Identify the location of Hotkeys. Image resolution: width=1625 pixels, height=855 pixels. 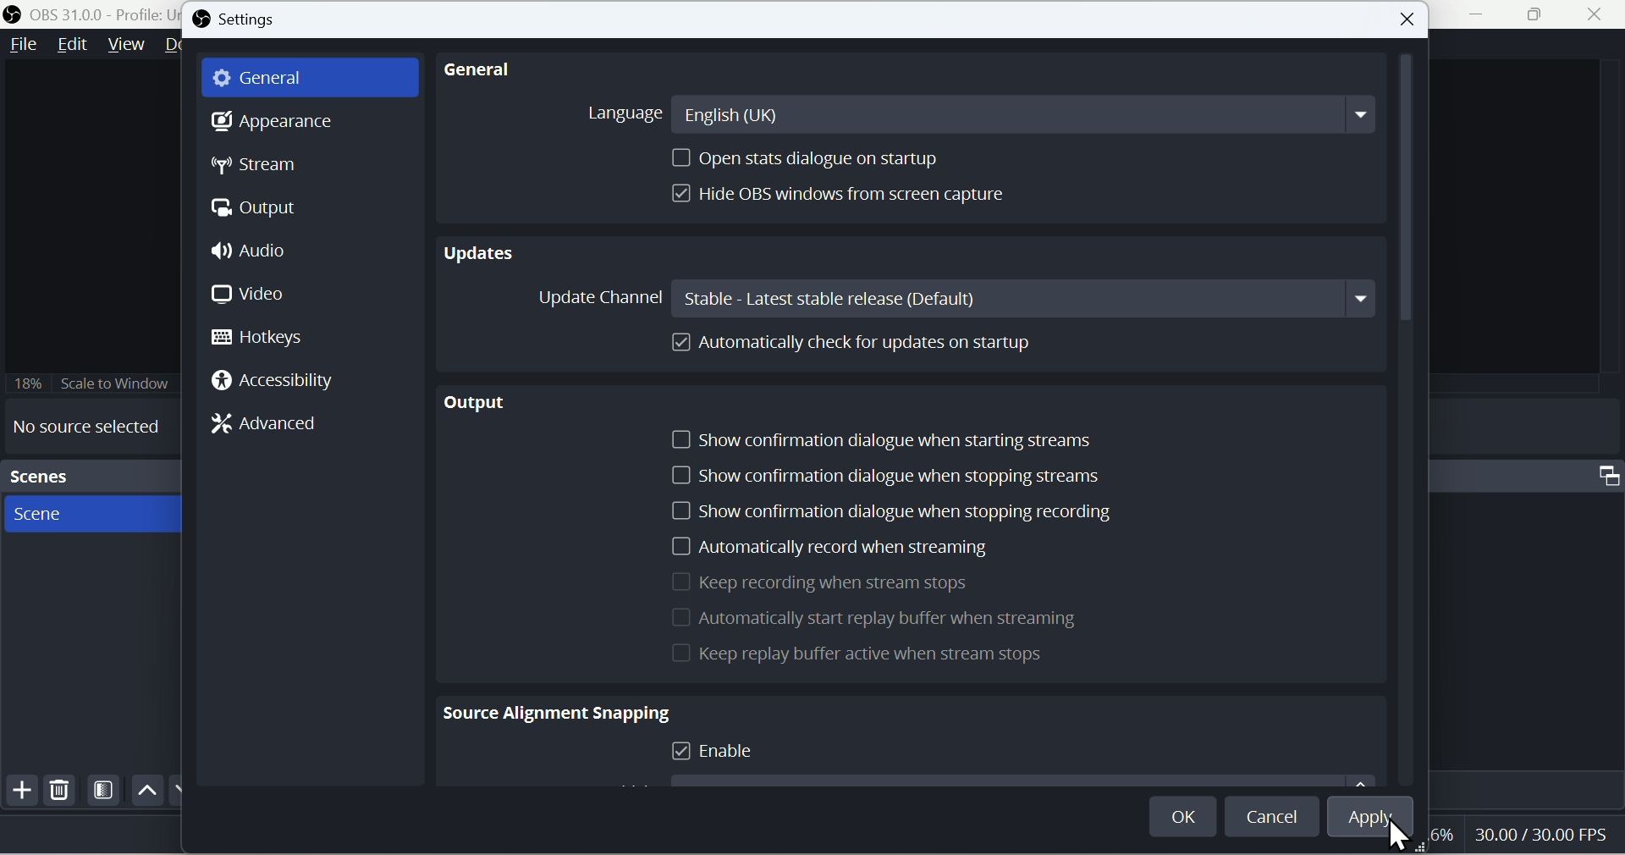
(268, 340).